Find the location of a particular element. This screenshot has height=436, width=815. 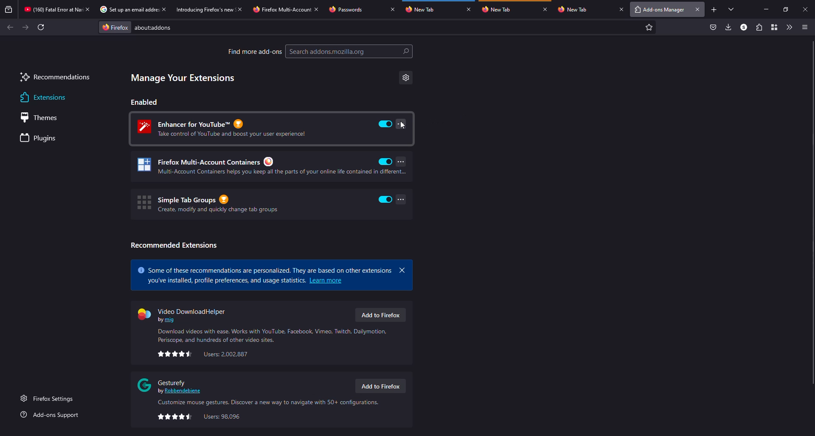

close is located at coordinates (239, 9).